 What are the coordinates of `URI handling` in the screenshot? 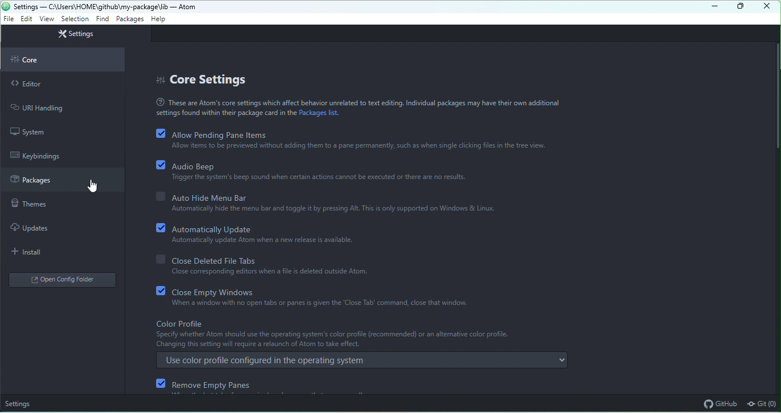 It's located at (58, 108).